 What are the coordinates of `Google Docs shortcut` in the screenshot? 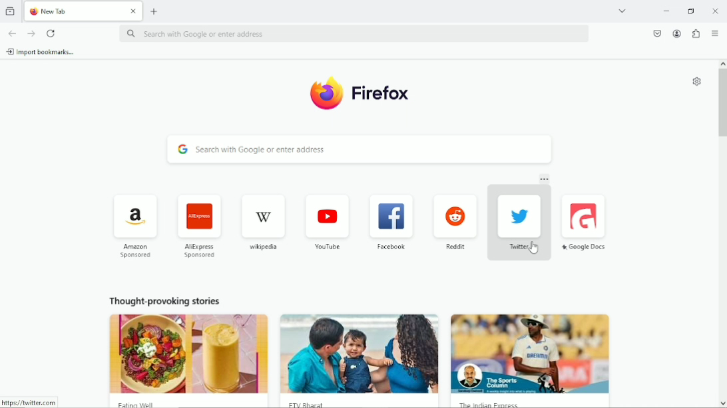 It's located at (586, 222).